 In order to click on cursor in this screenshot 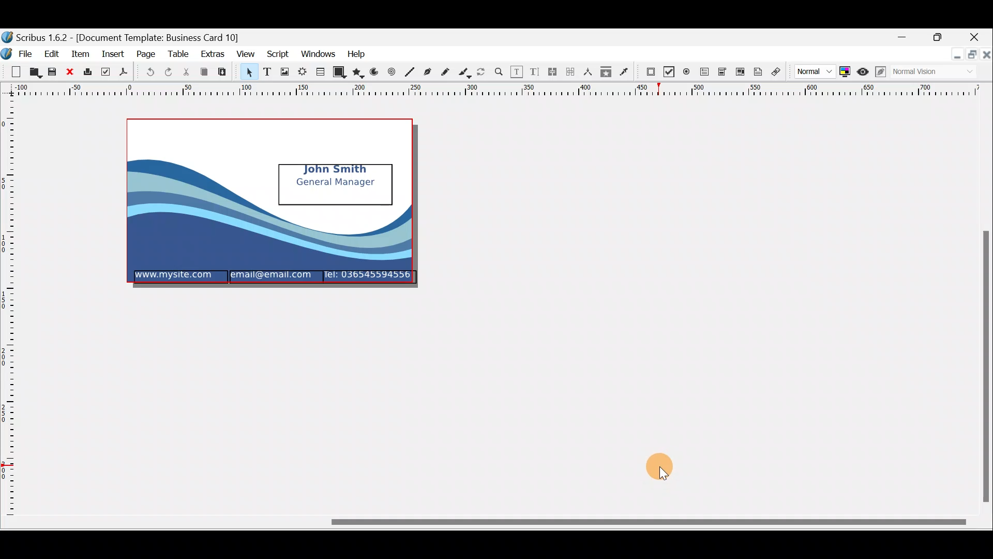, I will do `click(663, 473)`.